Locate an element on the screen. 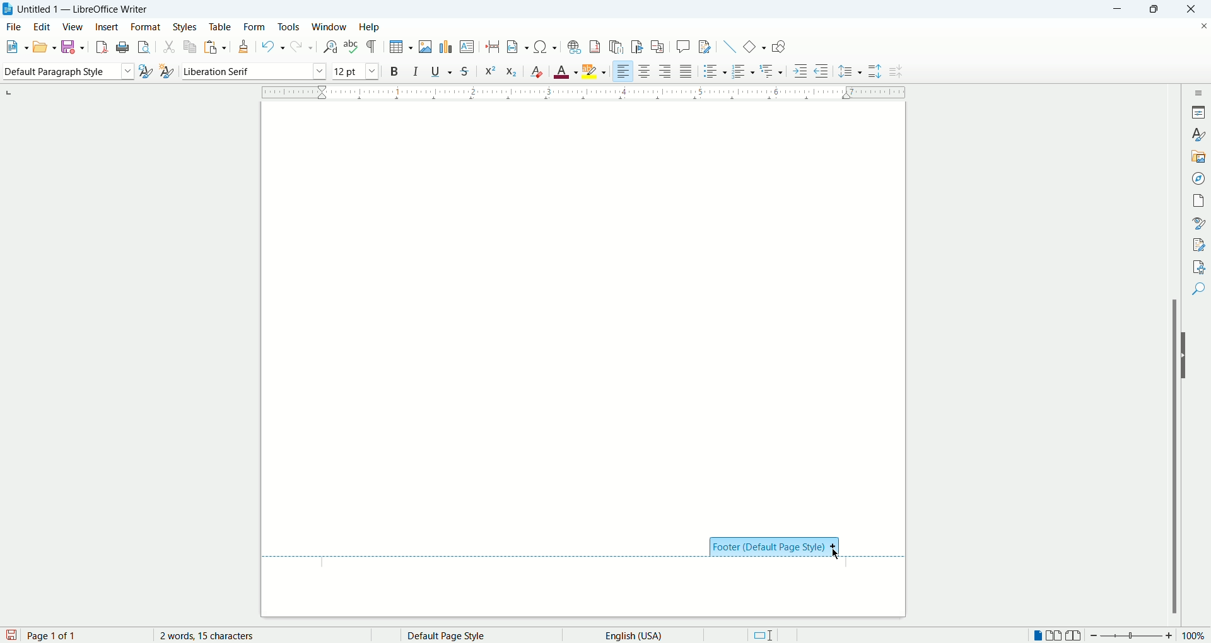  insert is located at coordinates (107, 26).